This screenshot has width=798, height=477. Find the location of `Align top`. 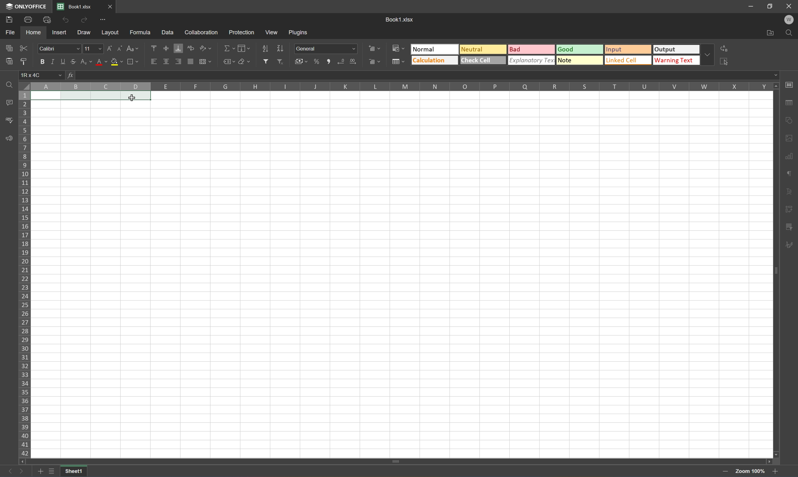

Align top is located at coordinates (154, 47).